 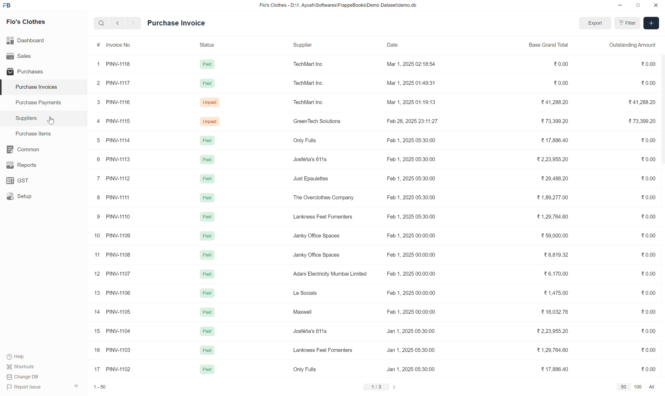 What do you see at coordinates (205, 157) in the screenshot?
I see `Paid` at bounding box center [205, 157].